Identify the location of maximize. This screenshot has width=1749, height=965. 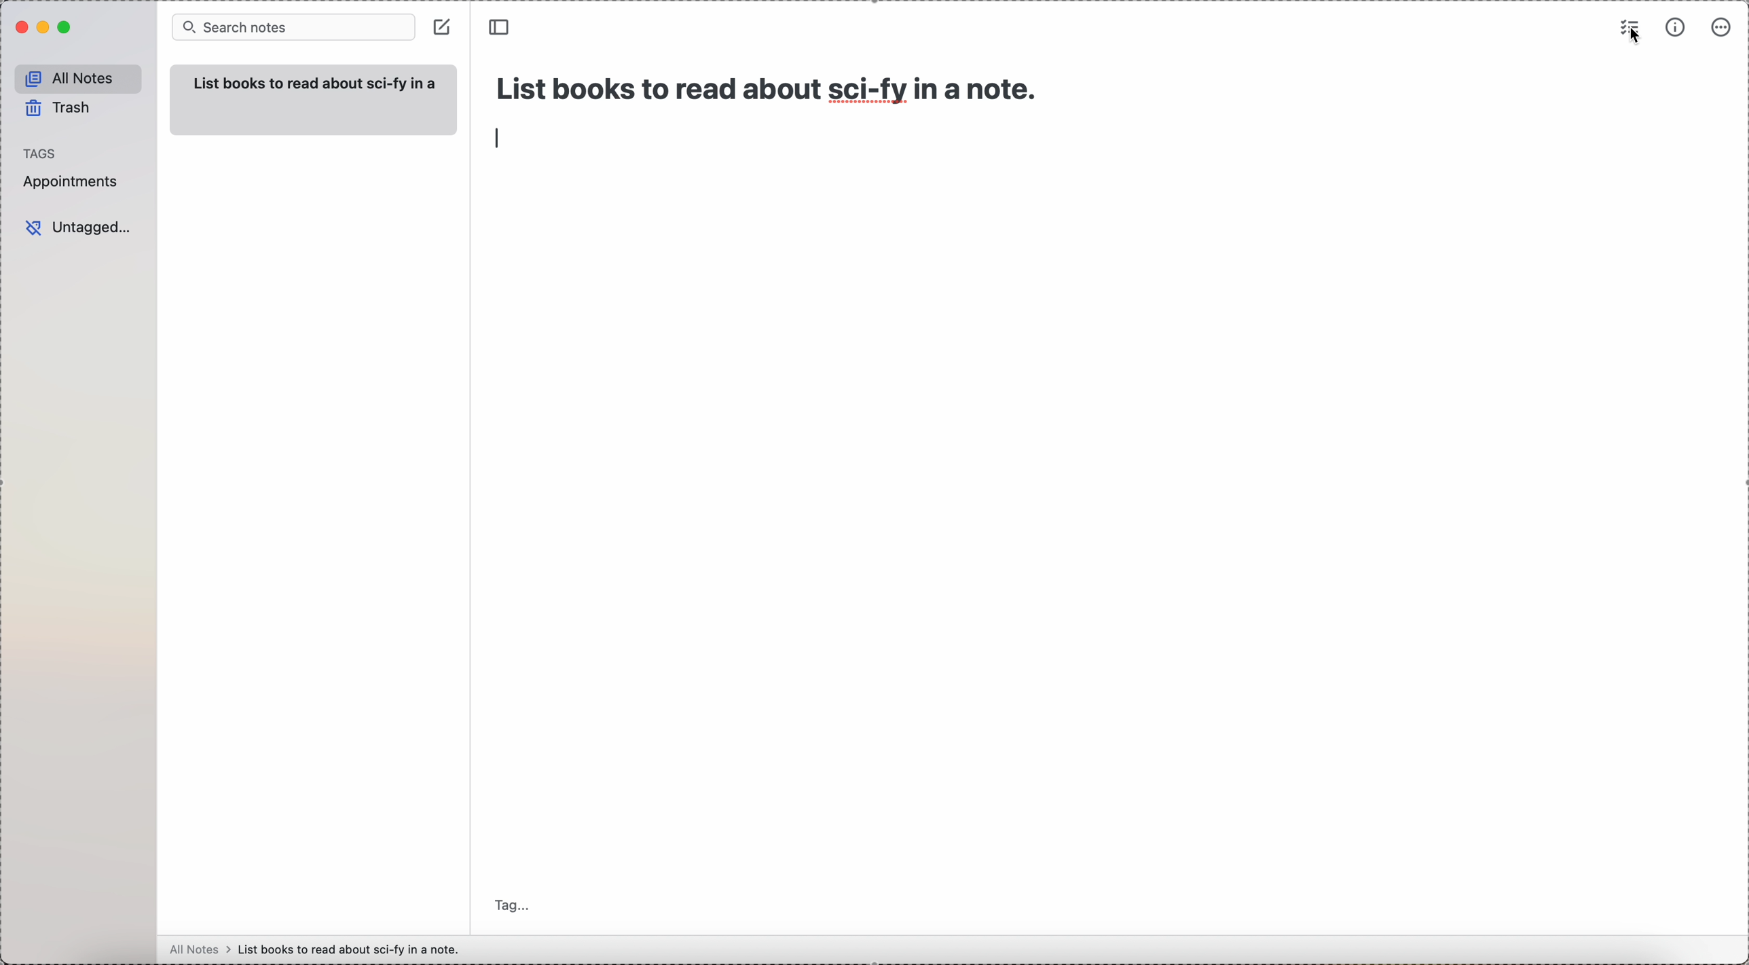
(65, 29).